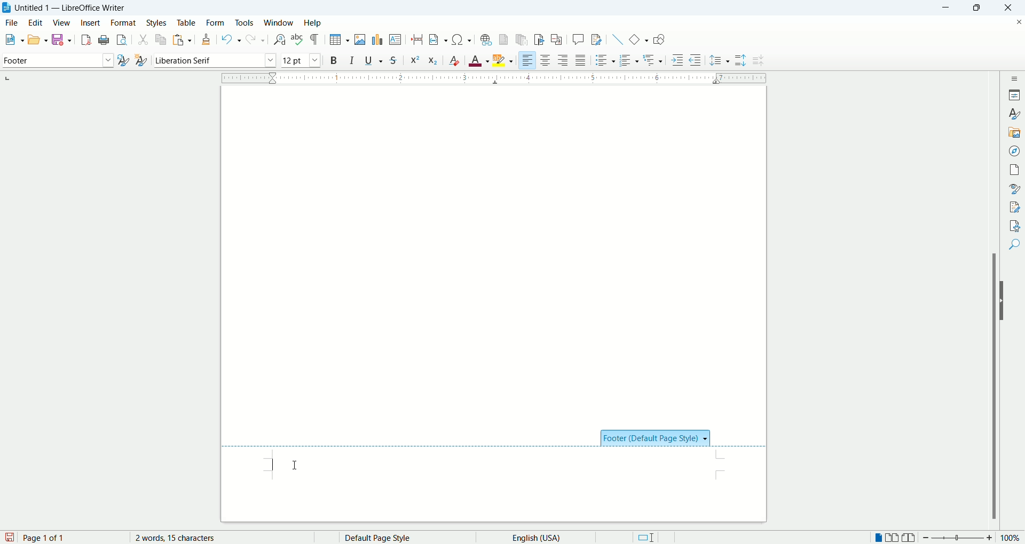 Image resolution: width=1025 pixels, height=544 pixels. Describe the element at coordinates (10, 537) in the screenshot. I see `save` at that location.